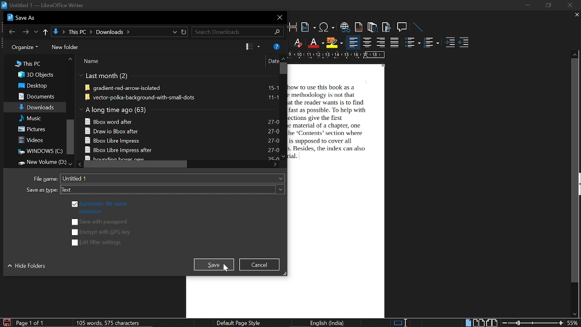 Image resolution: width=581 pixels, height=327 pixels. Describe the element at coordinates (25, 31) in the screenshot. I see `next` at that location.